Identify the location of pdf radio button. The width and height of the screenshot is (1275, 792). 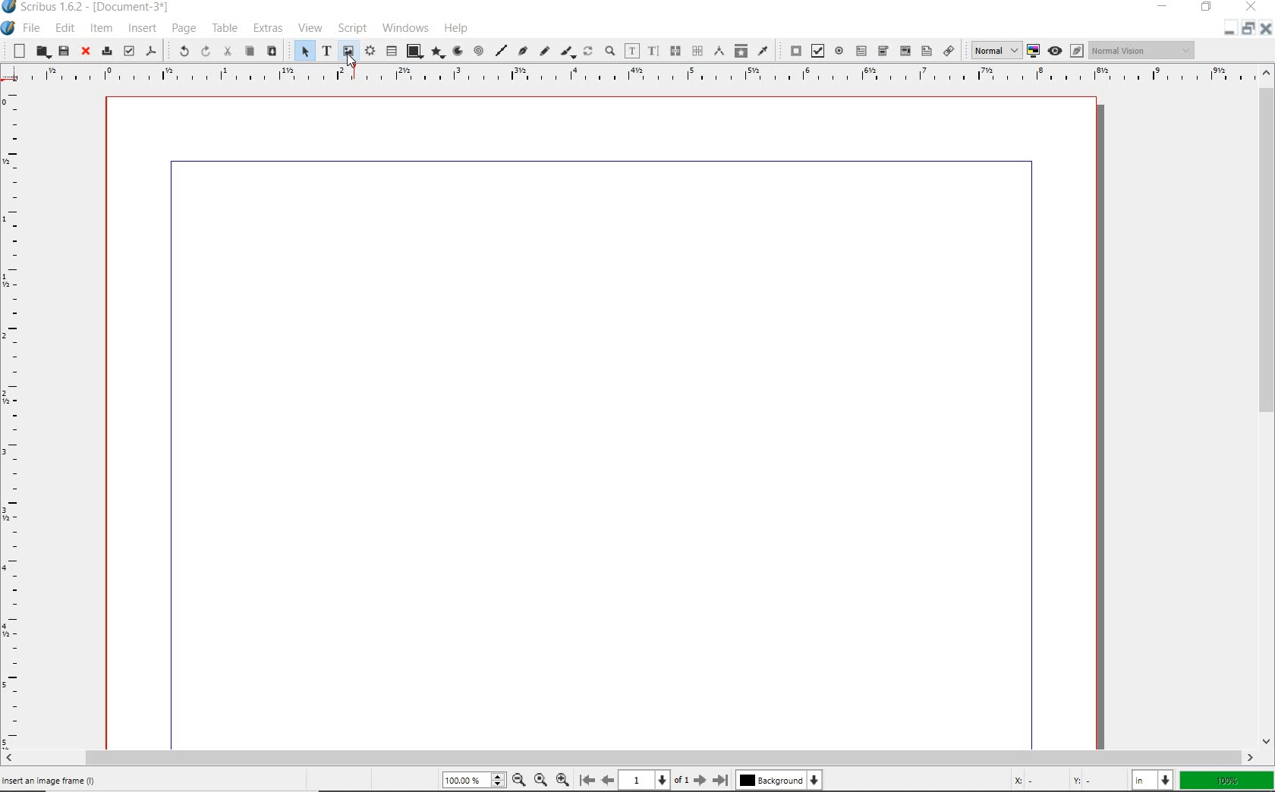
(840, 51).